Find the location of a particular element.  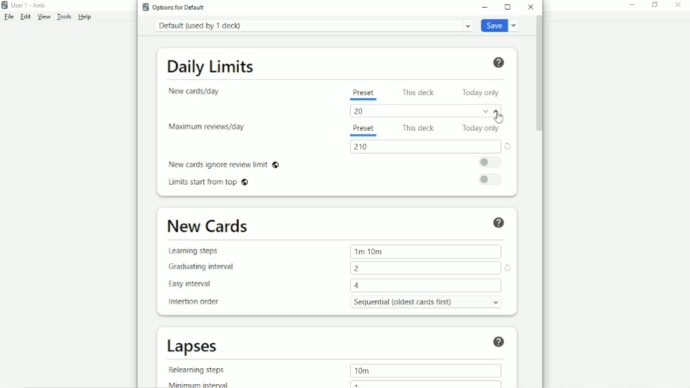

This deck is located at coordinates (420, 129).